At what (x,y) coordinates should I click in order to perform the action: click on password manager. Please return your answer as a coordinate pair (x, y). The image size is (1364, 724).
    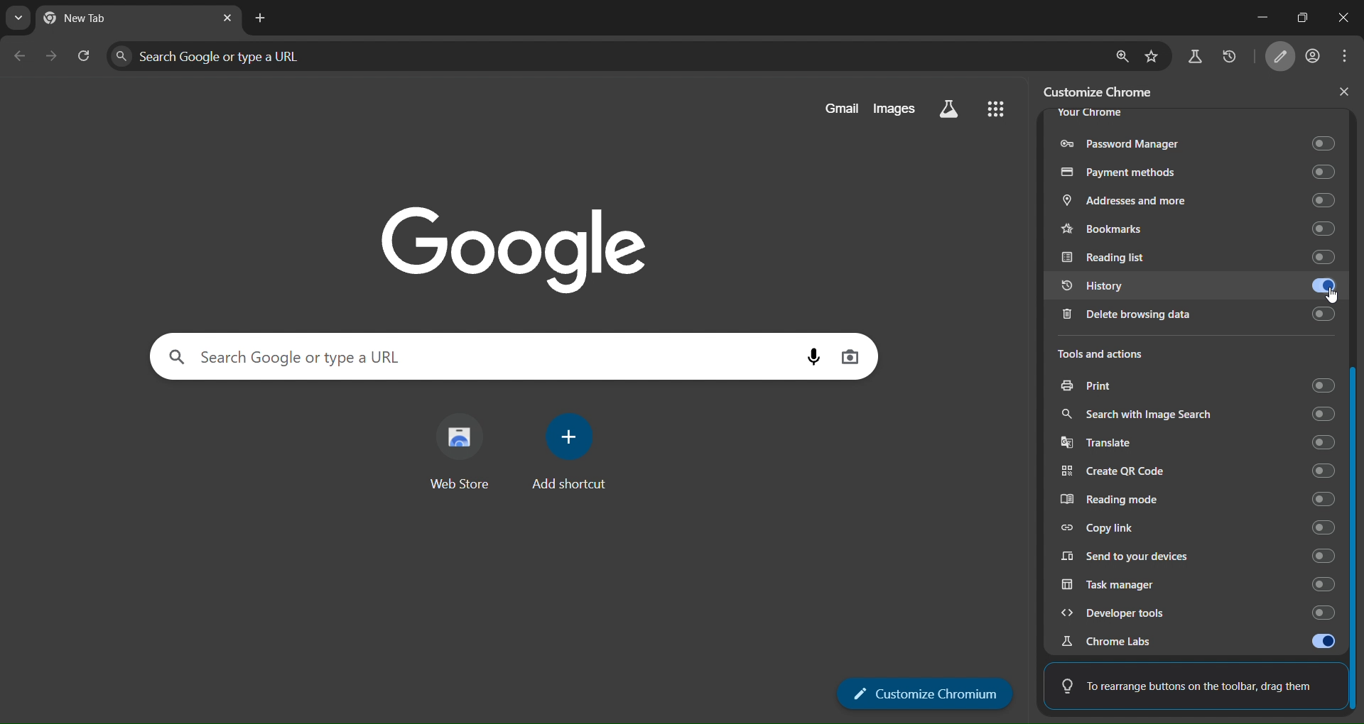
    Looking at the image, I should click on (1195, 141).